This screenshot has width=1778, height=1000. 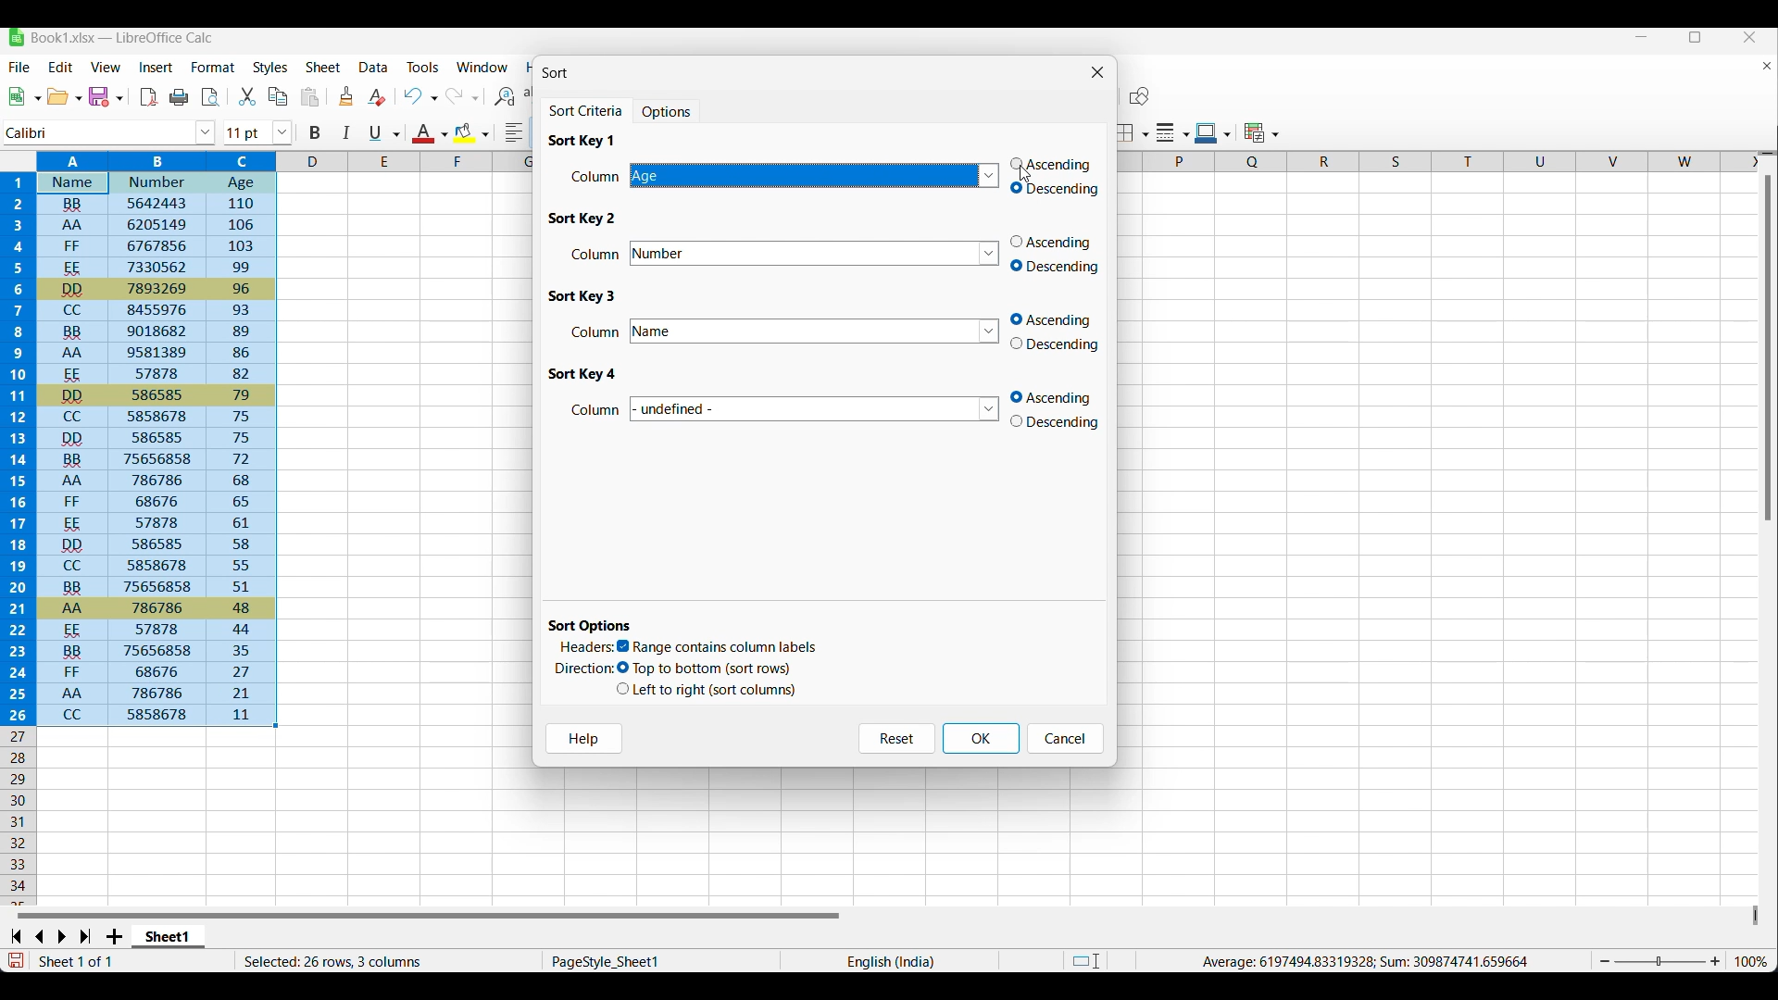 I want to click on View menu, so click(x=106, y=67).